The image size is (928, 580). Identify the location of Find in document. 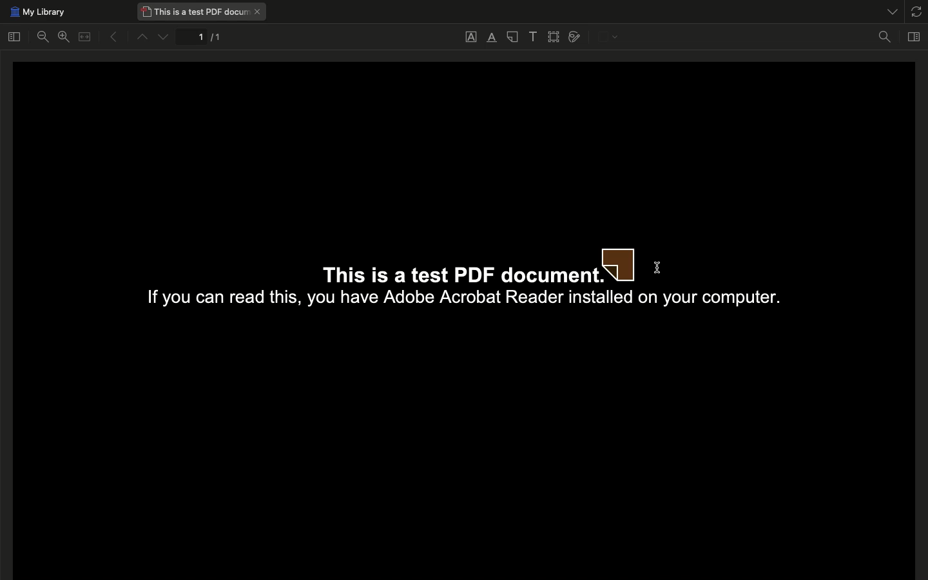
(885, 38).